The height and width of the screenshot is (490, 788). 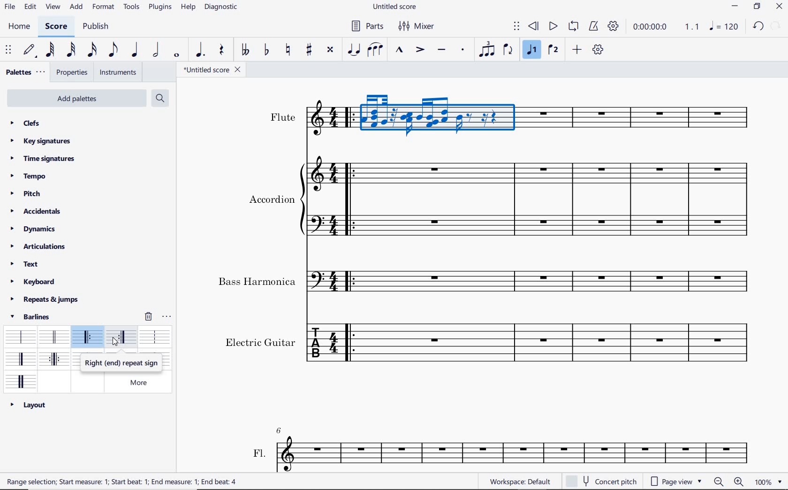 What do you see at coordinates (121, 363) in the screenshot?
I see `left (start) repeat sign` at bounding box center [121, 363].